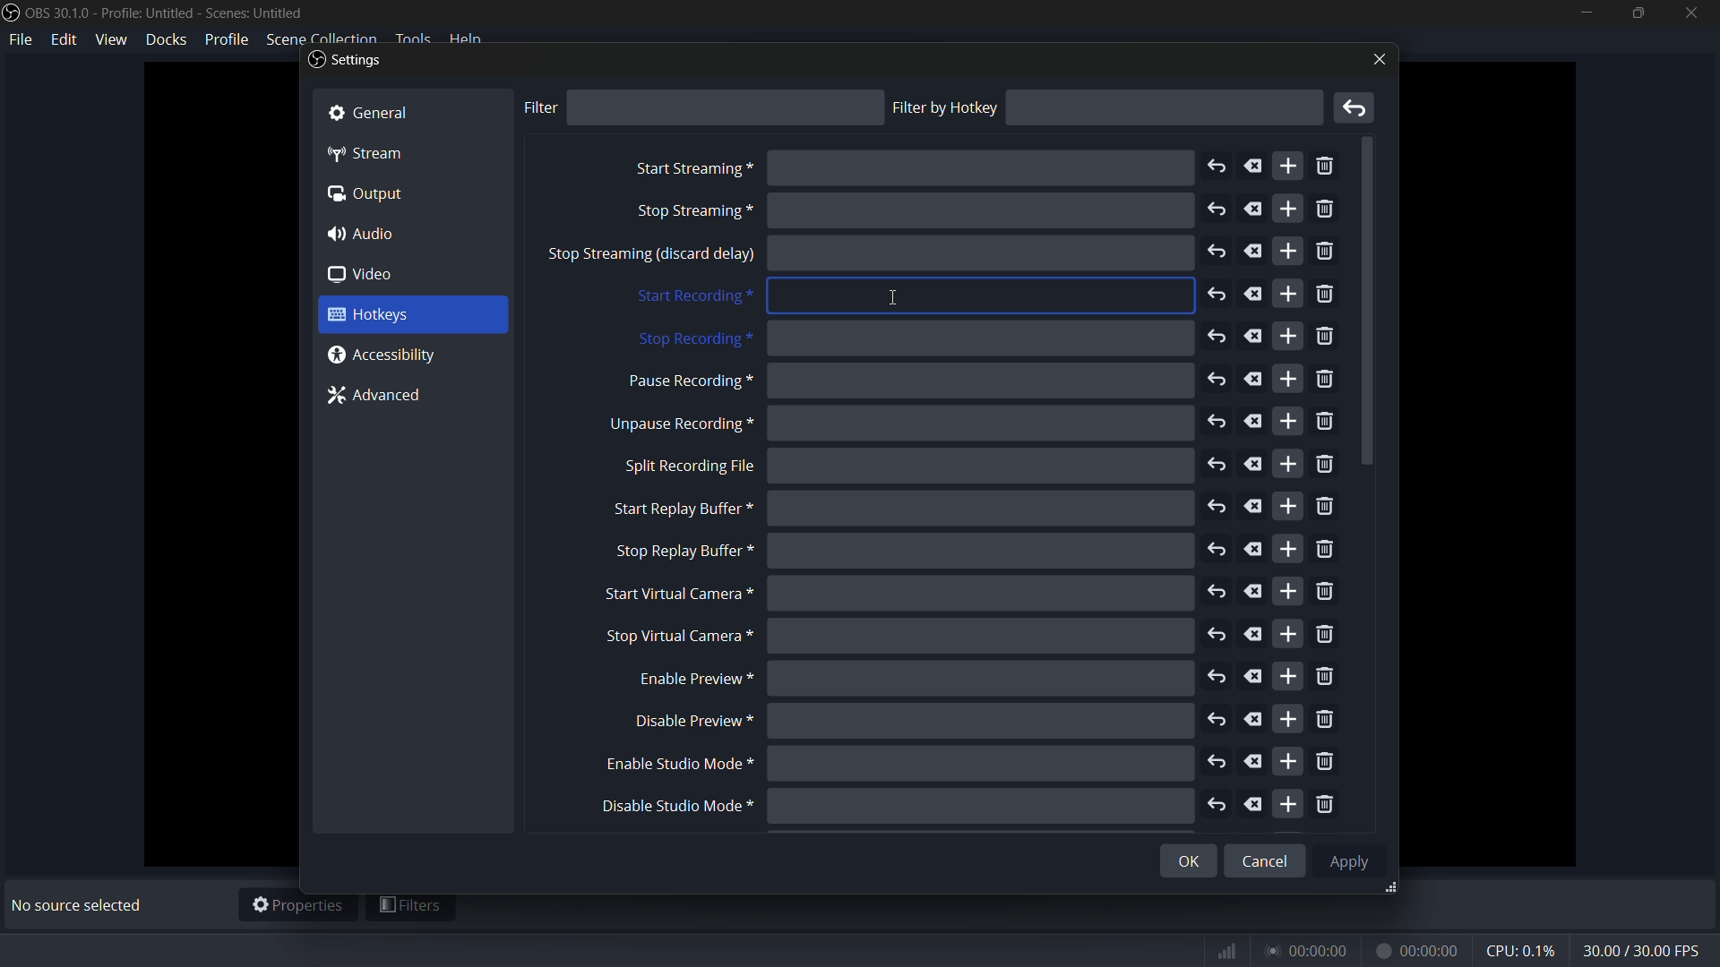 Image resolution: width=1720 pixels, height=967 pixels. Describe the element at coordinates (82, 905) in the screenshot. I see `No source selected` at that location.